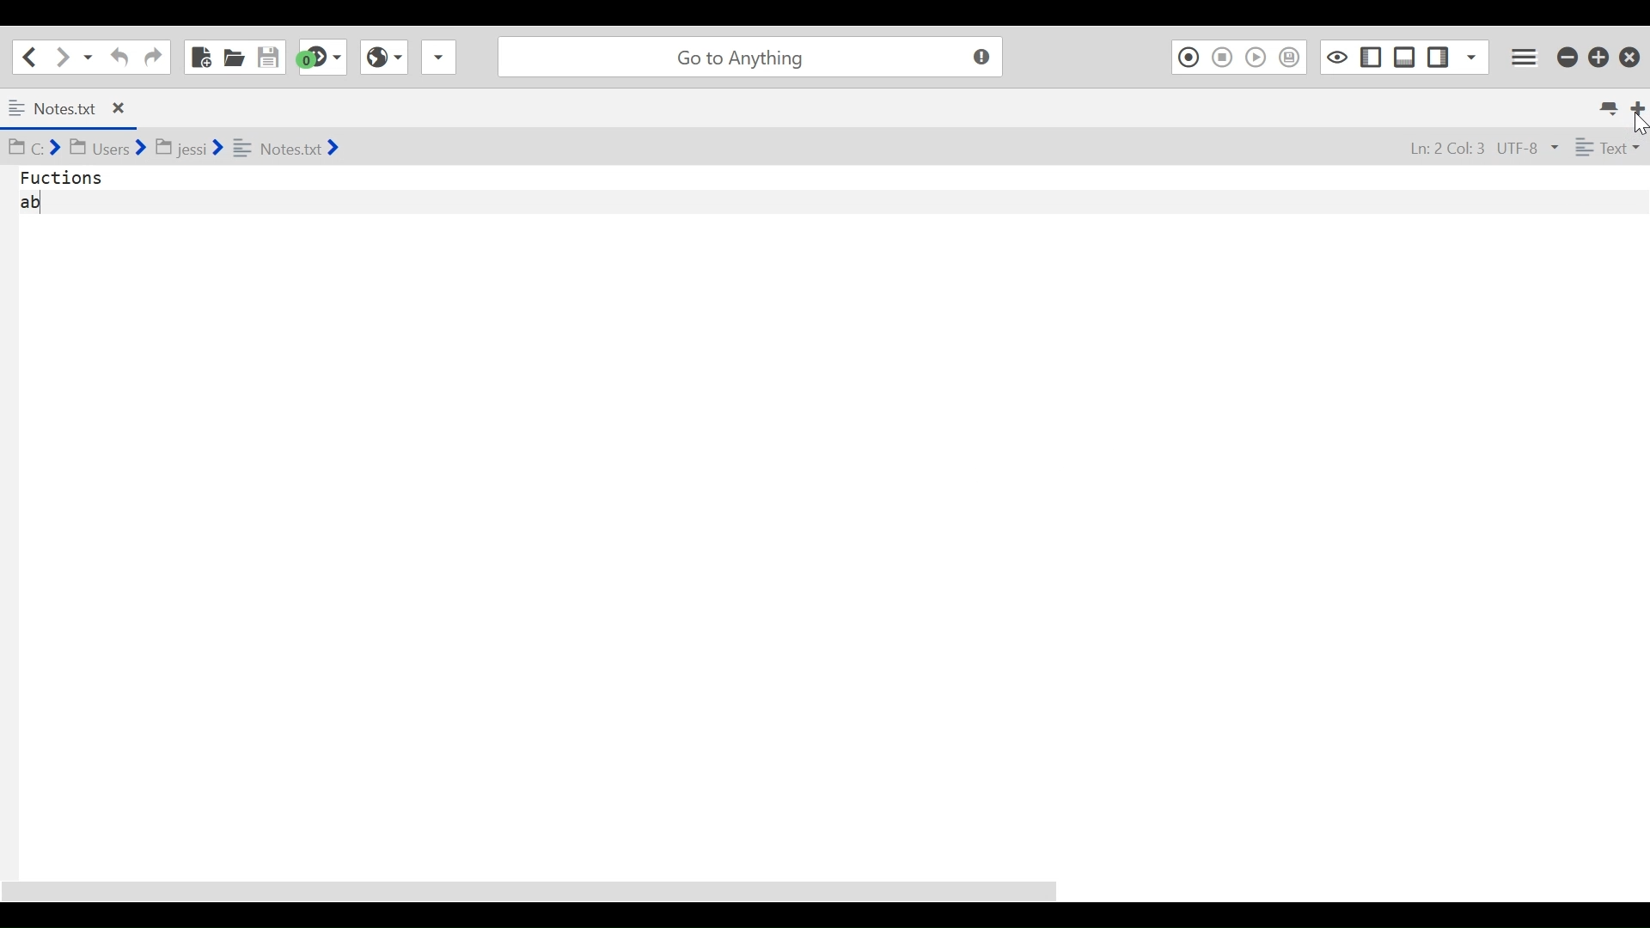  Describe the element at coordinates (1221, 57) in the screenshot. I see `Stop Recording Macro` at that location.